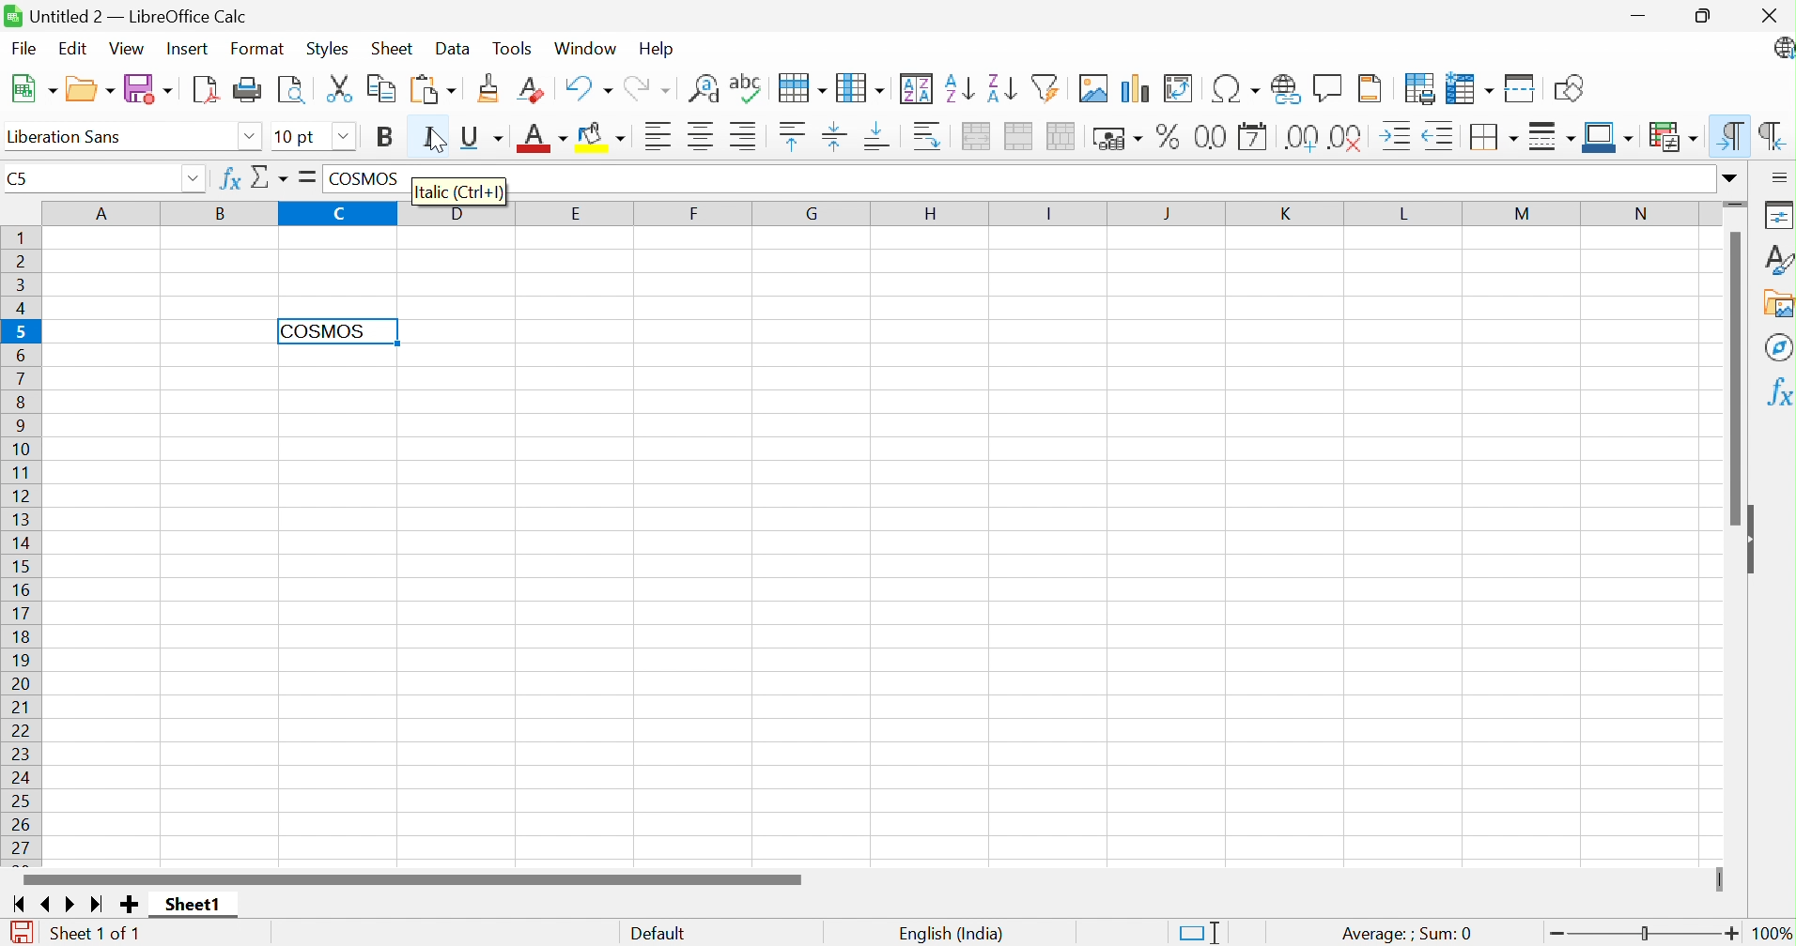 The height and width of the screenshot is (946, 1796). I want to click on Hide, so click(1755, 541).